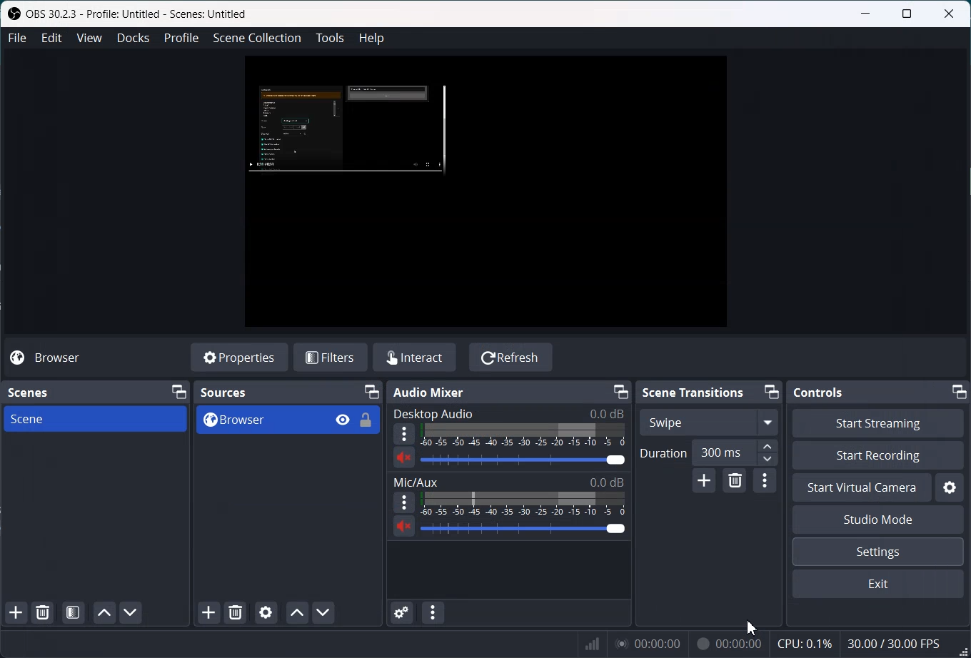 The width and height of the screenshot is (971, 658). Describe the element at coordinates (737, 454) in the screenshot. I see `300 ms` at that location.